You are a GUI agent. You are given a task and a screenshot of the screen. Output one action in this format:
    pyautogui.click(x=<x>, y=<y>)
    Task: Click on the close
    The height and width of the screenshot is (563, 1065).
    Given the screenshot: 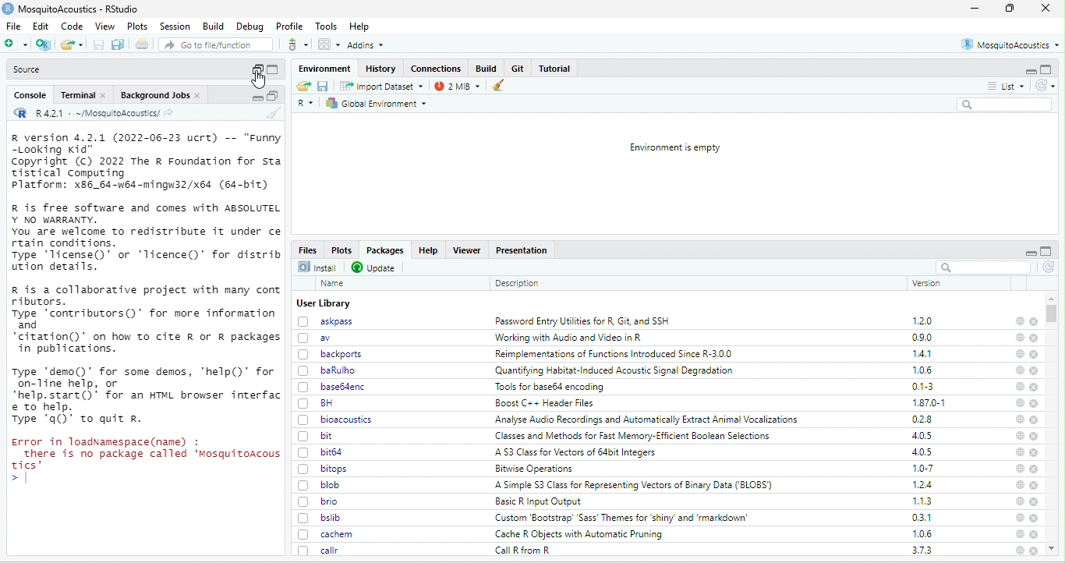 What is the action you would take?
    pyautogui.click(x=1035, y=485)
    